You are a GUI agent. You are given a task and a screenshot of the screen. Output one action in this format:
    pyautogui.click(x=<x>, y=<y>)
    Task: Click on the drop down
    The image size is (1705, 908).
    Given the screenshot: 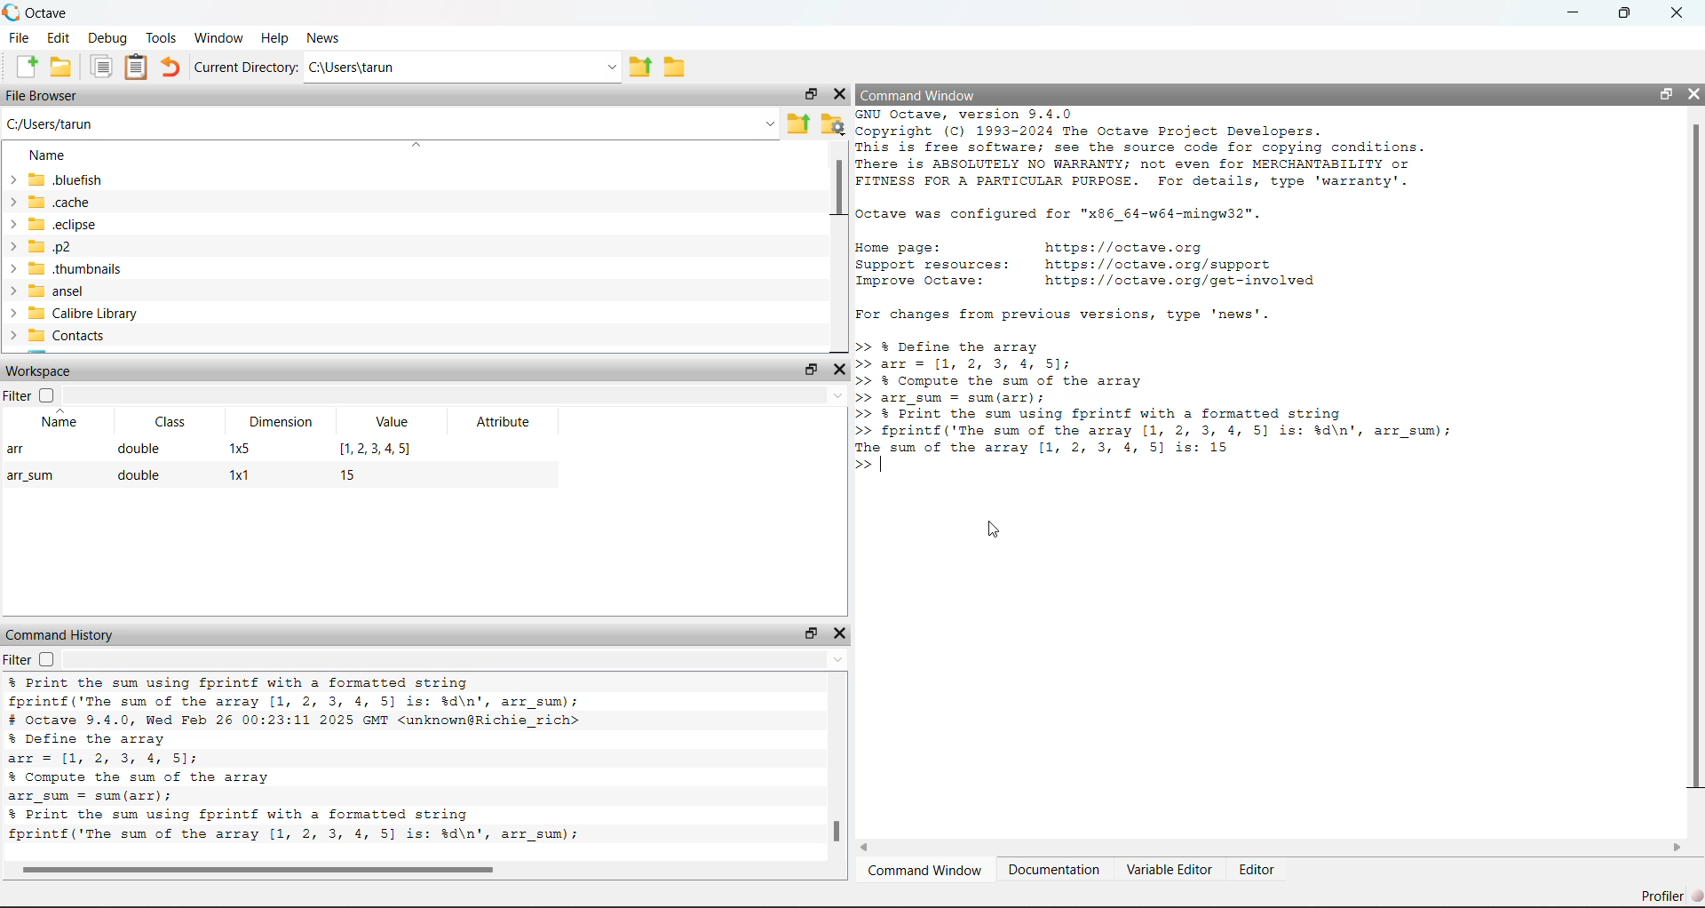 What is the action you would take?
    pyautogui.click(x=458, y=393)
    